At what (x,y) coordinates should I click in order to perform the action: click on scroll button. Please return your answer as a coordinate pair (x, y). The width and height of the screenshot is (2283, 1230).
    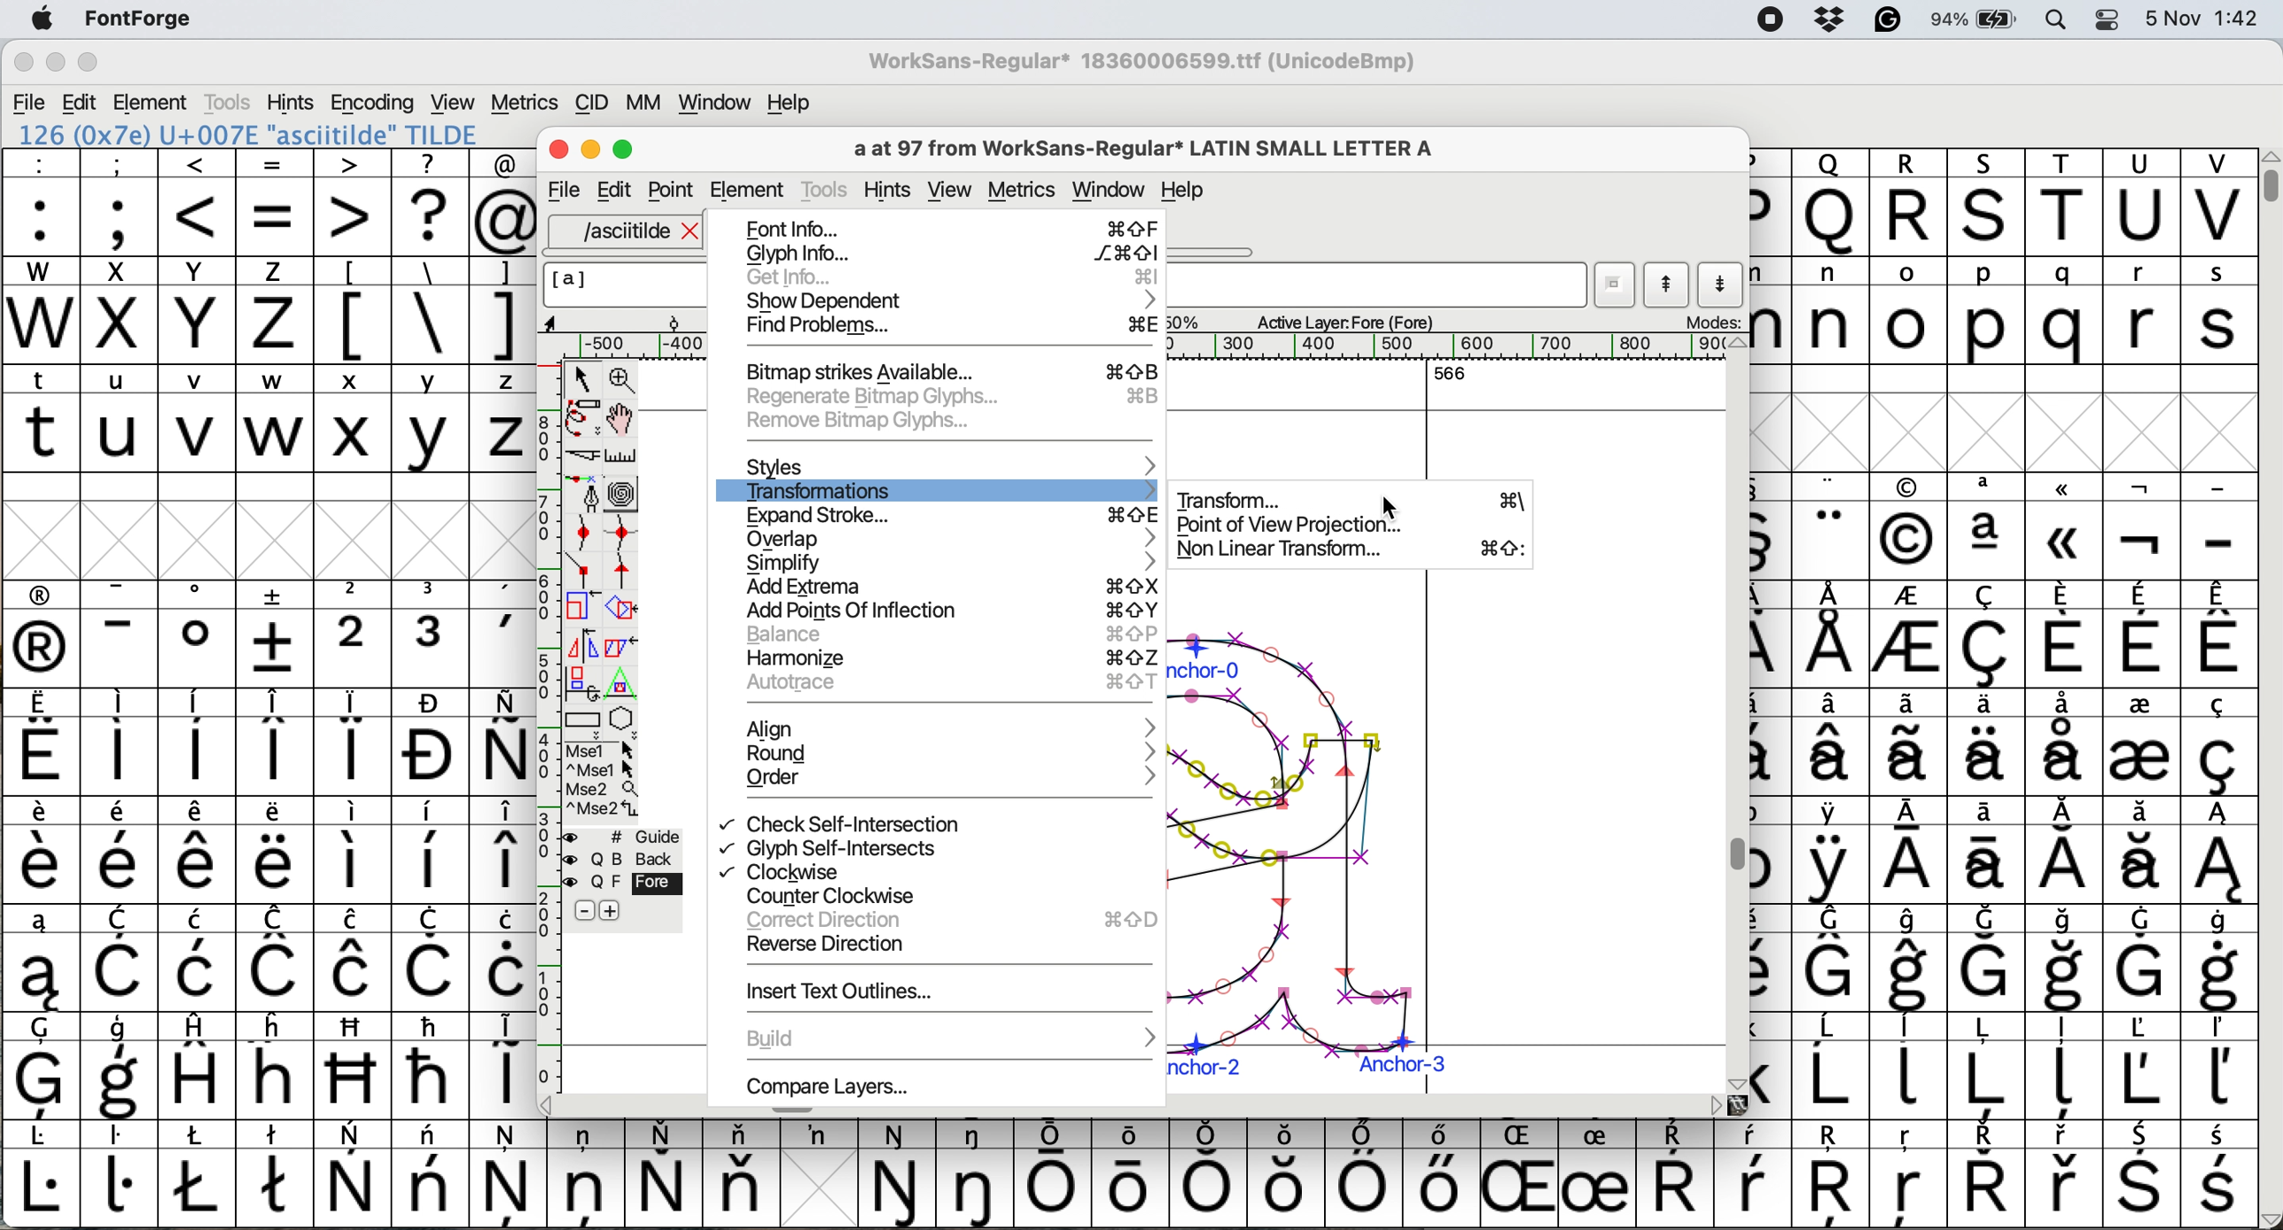
    Looking at the image, I should click on (2268, 1218).